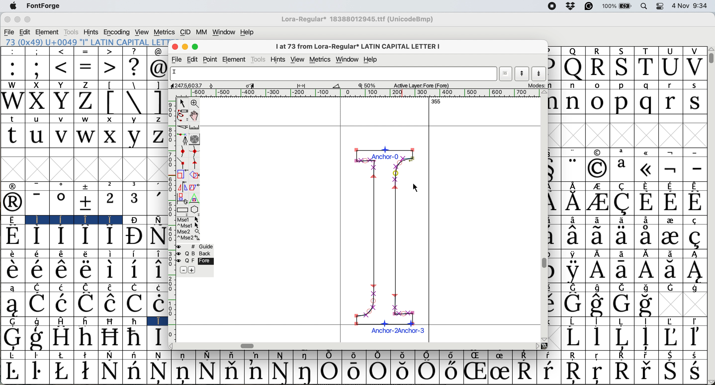 The width and height of the screenshot is (715, 385). What do you see at coordinates (183, 127) in the screenshot?
I see `cut splines in two` at bounding box center [183, 127].